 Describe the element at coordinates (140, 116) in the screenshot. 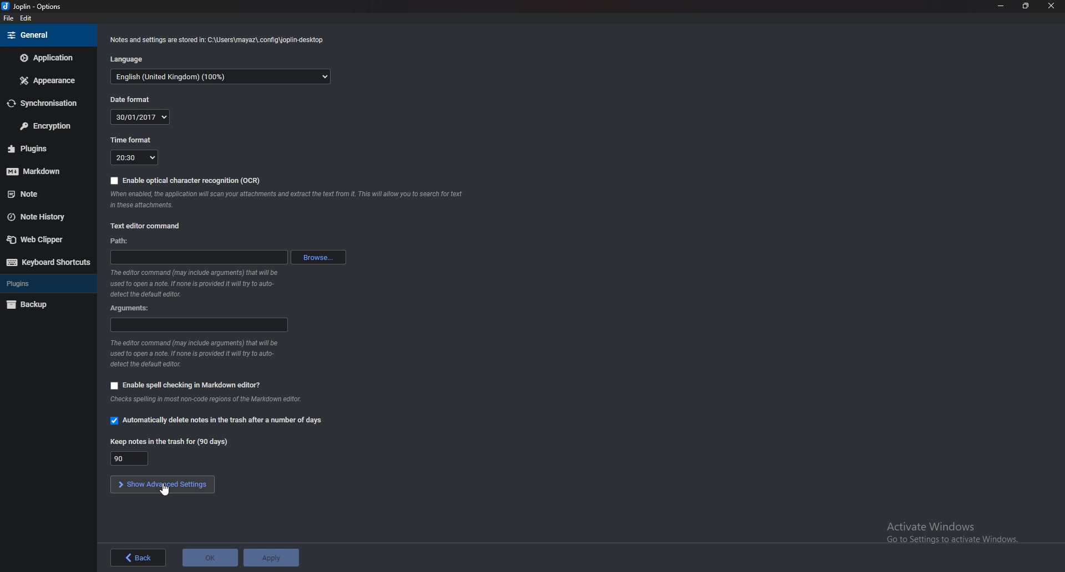

I see `30/01/2017` at that location.